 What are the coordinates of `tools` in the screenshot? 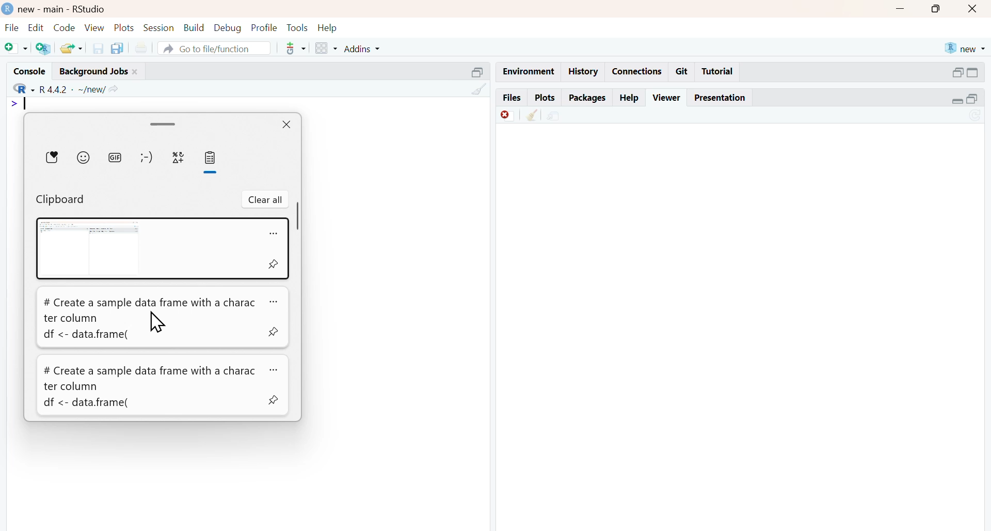 It's located at (299, 28).